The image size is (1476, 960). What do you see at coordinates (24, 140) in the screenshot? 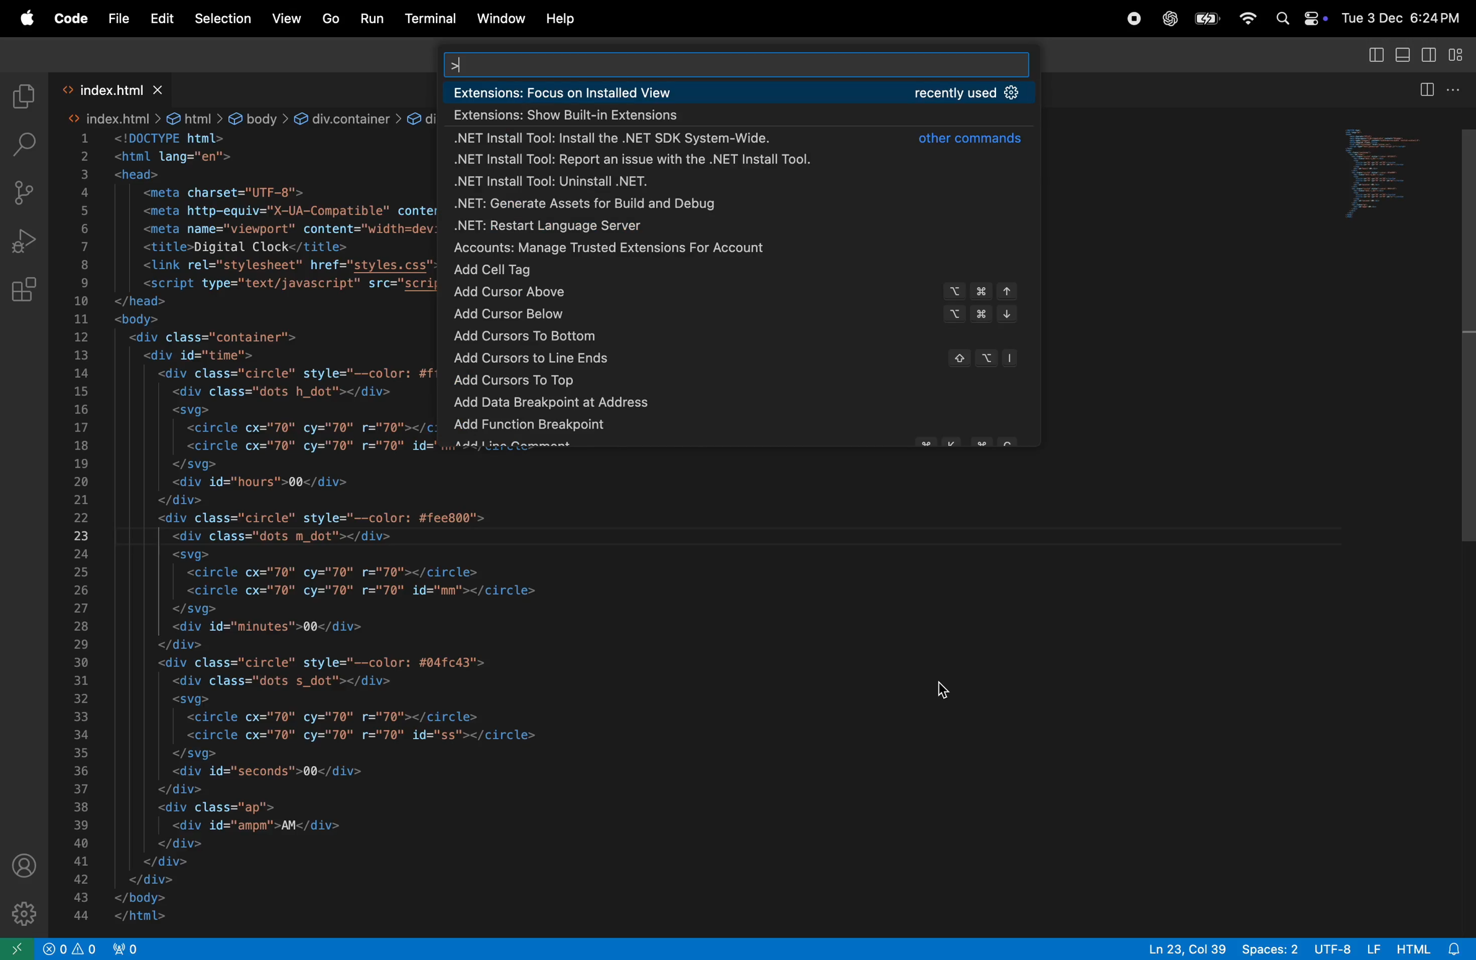
I see `search` at bounding box center [24, 140].